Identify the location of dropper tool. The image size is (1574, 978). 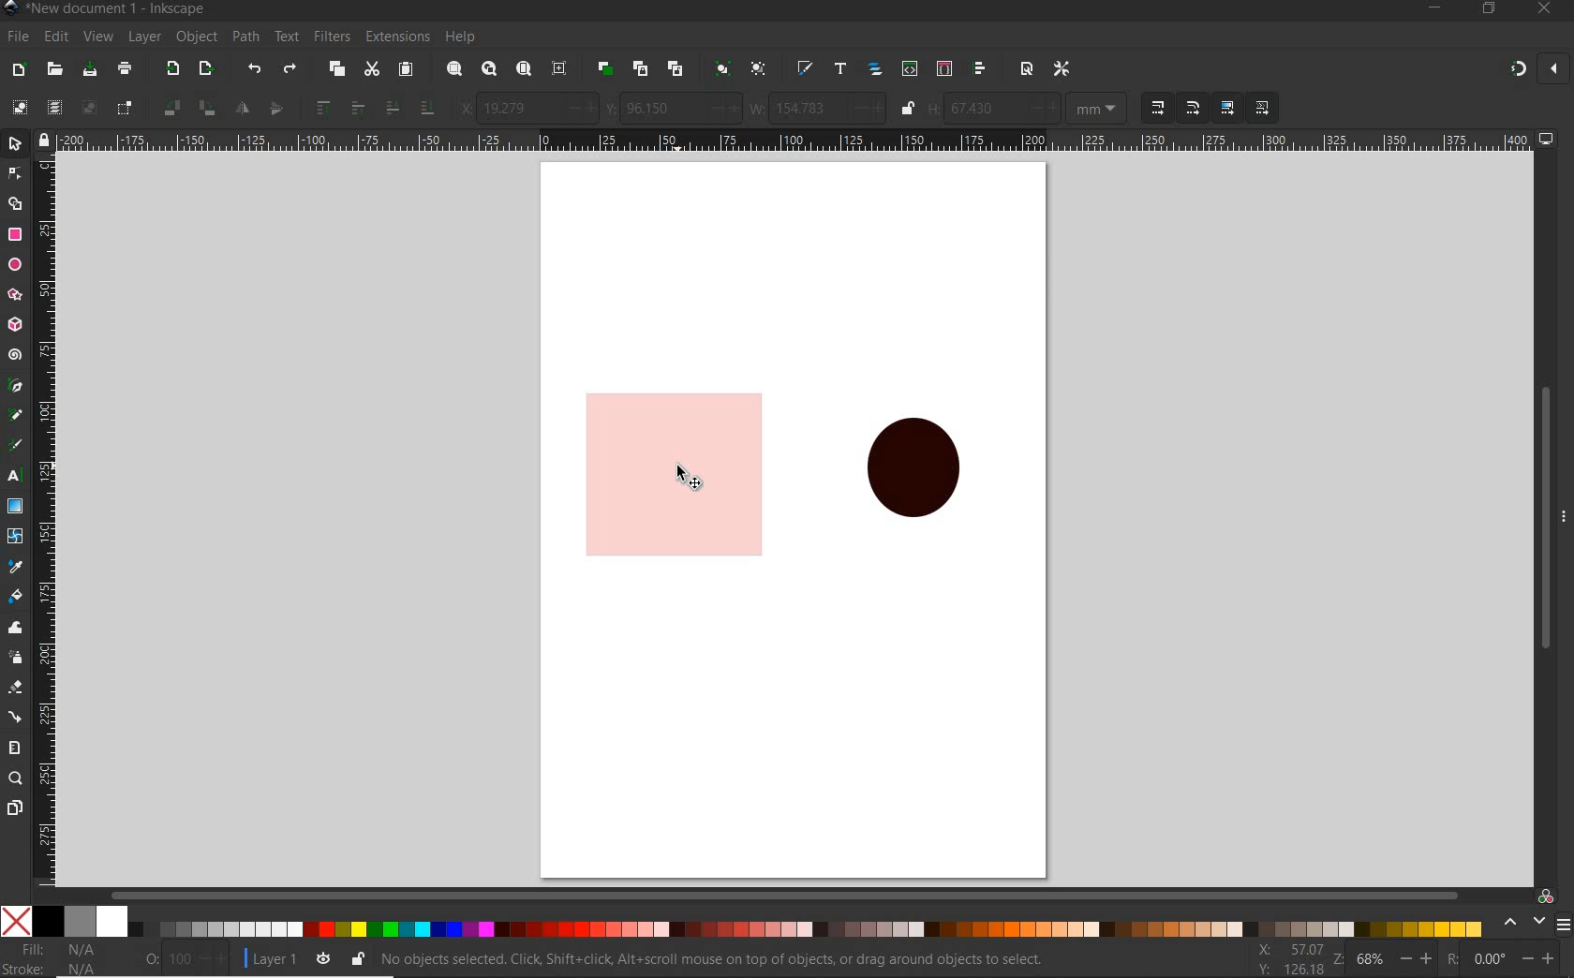
(13, 564).